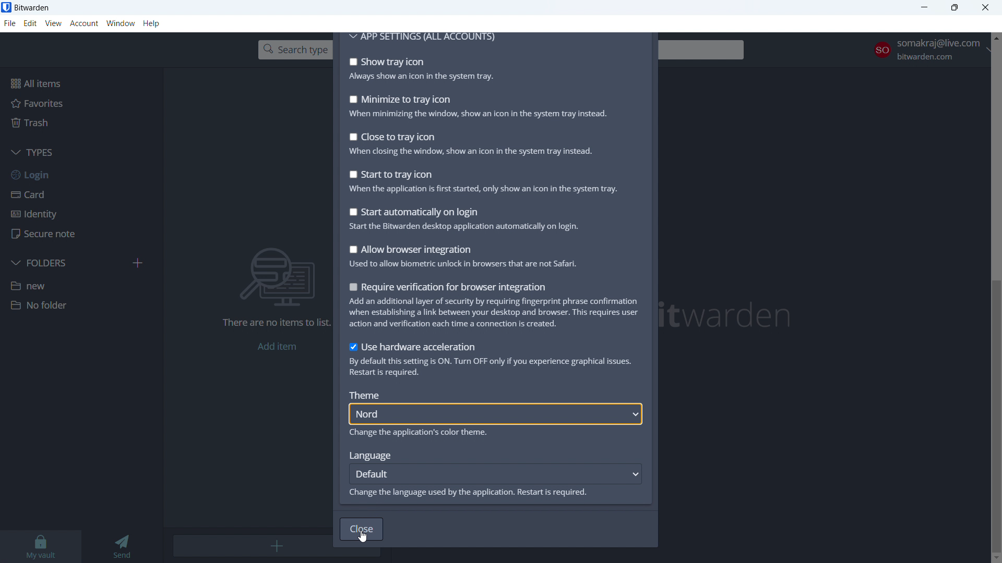  Describe the element at coordinates (432, 434) in the screenshot. I see `Change the application's color theme` at that location.